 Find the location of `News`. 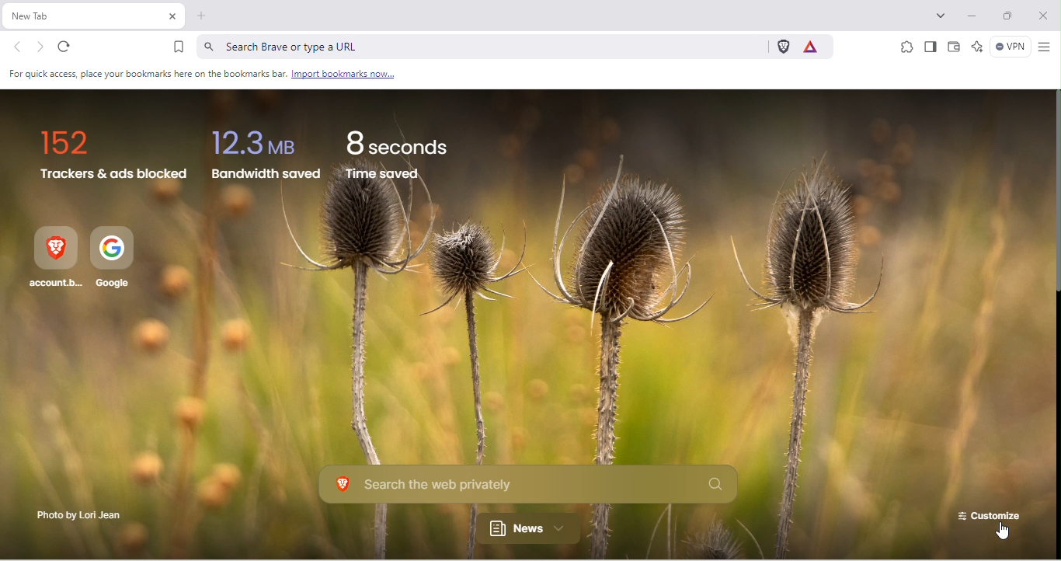

News is located at coordinates (535, 529).